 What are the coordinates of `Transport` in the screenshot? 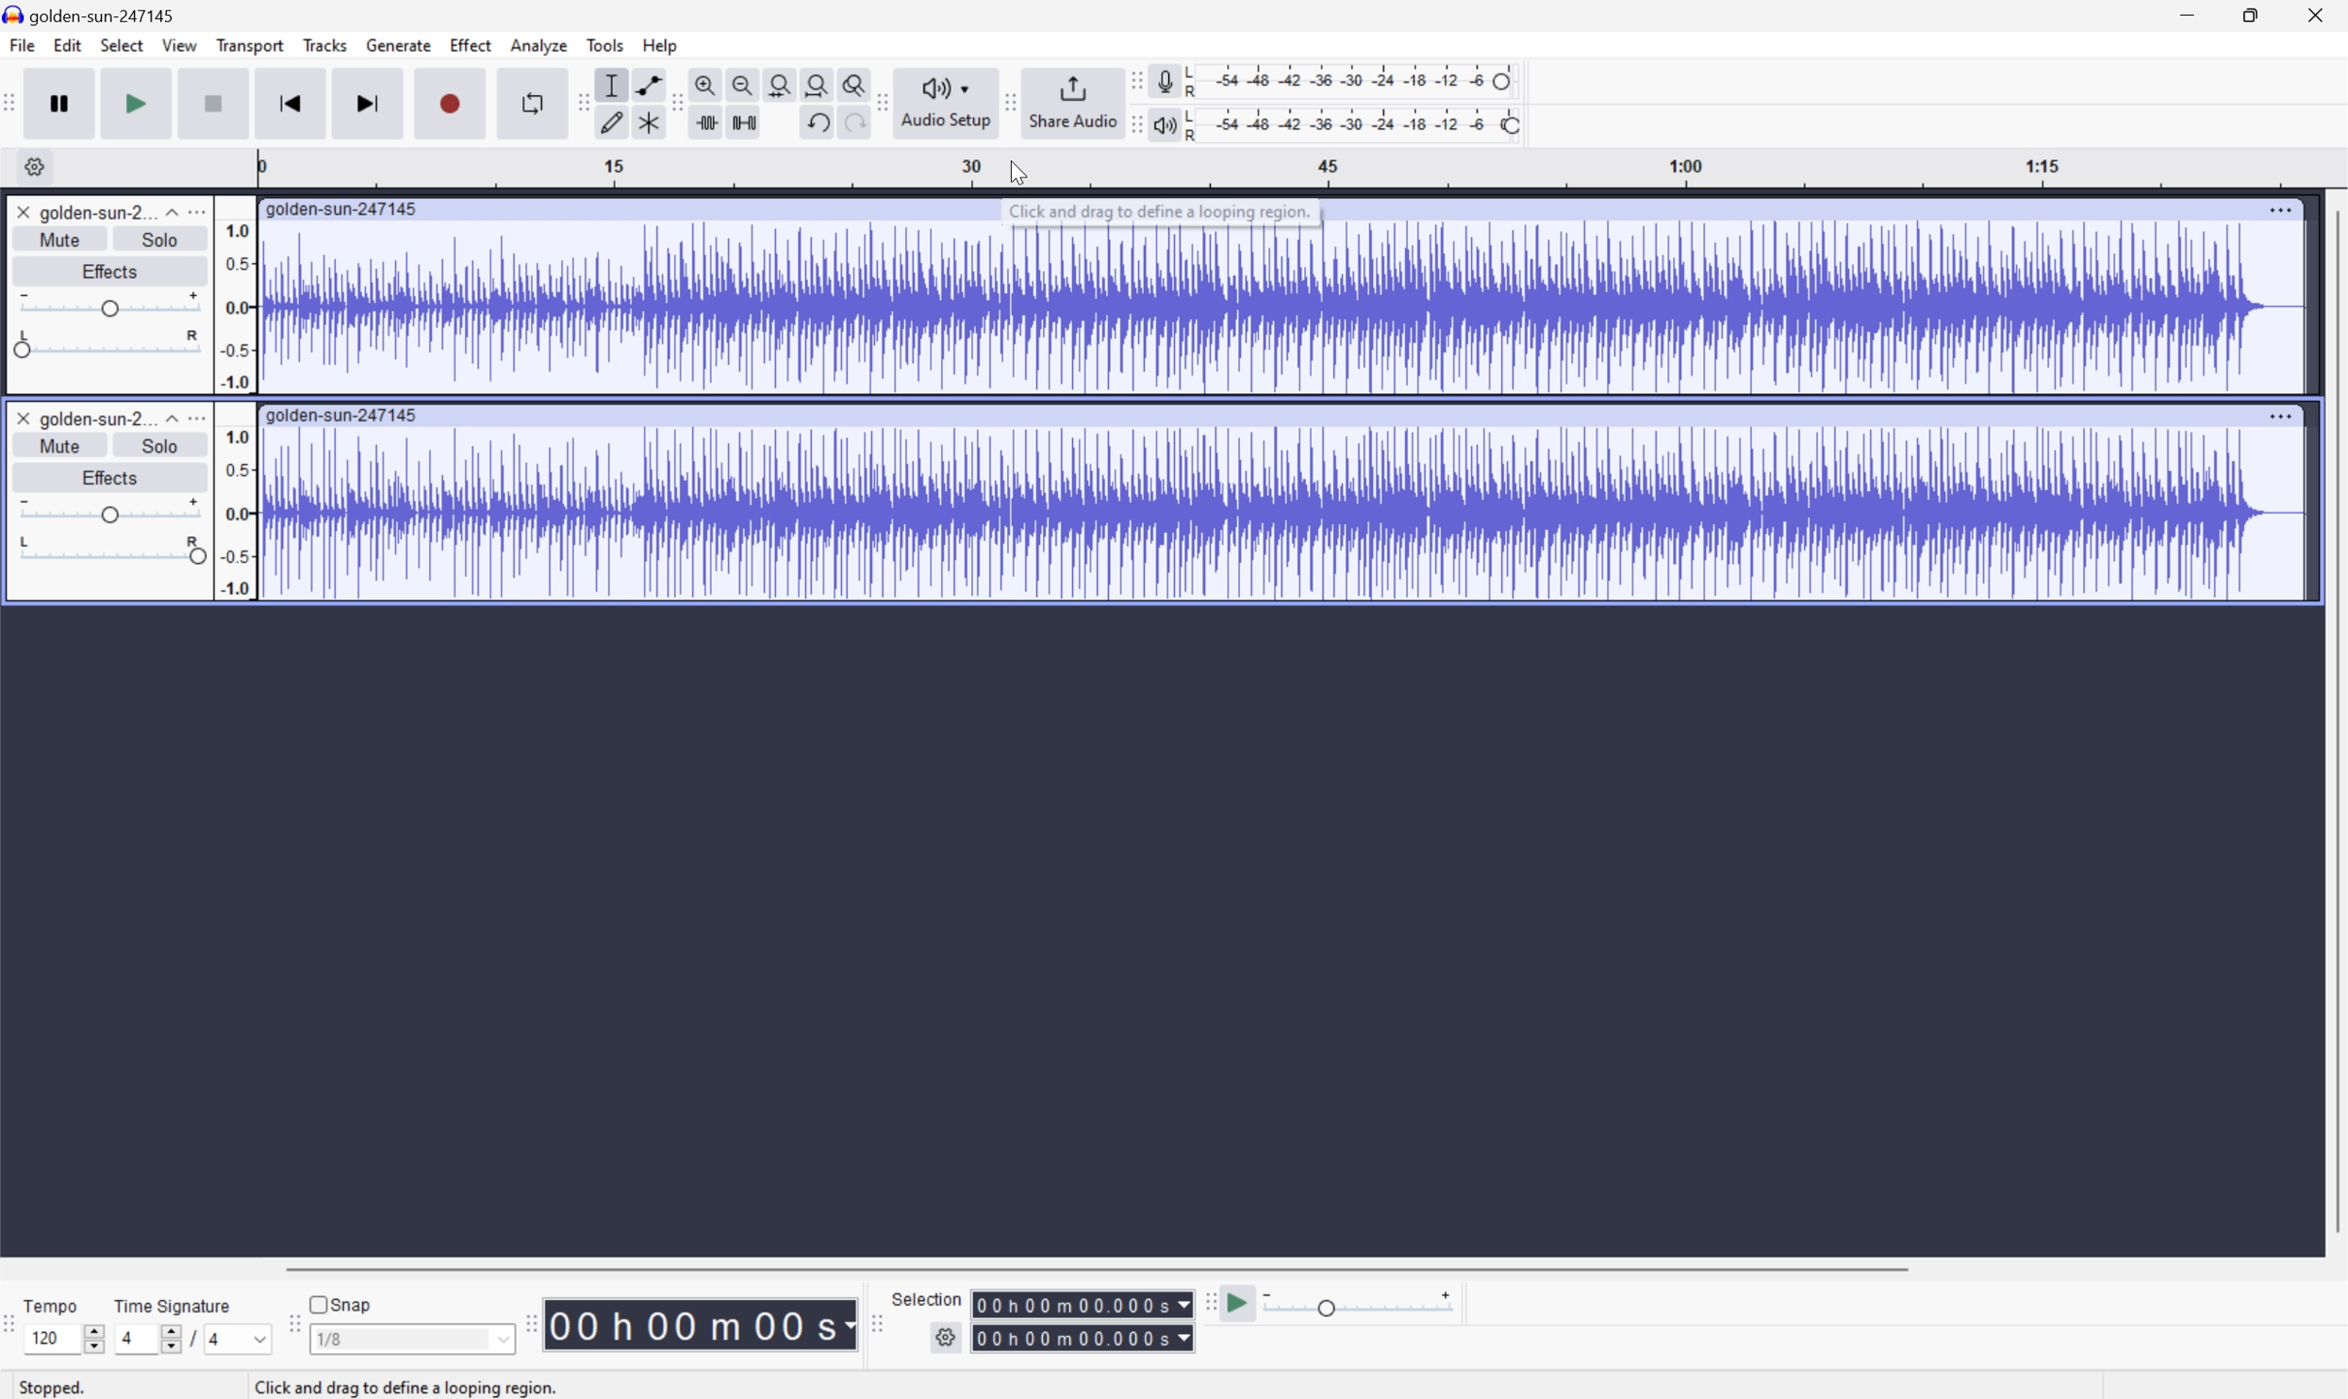 It's located at (251, 45).